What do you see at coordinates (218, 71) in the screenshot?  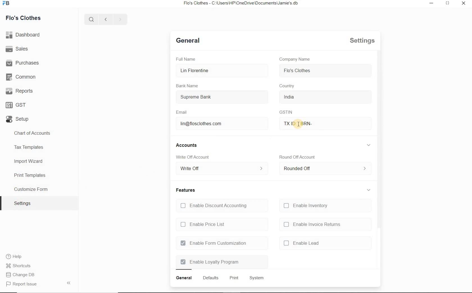 I see `Lin Florentine` at bounding box center [218, 71].